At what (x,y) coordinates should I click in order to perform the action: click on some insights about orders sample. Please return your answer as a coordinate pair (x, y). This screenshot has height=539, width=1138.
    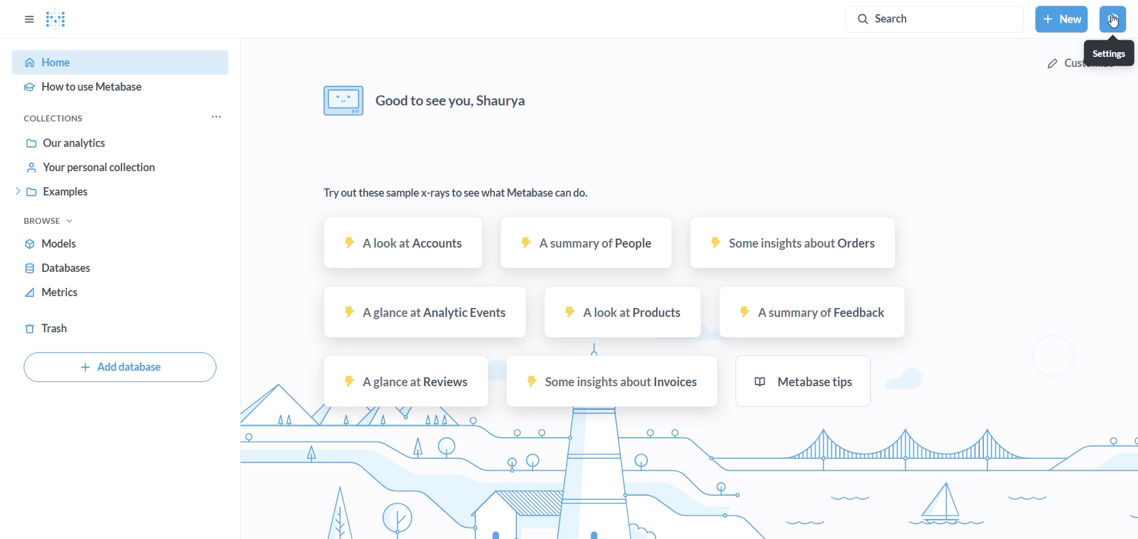
    Looking at the image, I should click on (797, 245).